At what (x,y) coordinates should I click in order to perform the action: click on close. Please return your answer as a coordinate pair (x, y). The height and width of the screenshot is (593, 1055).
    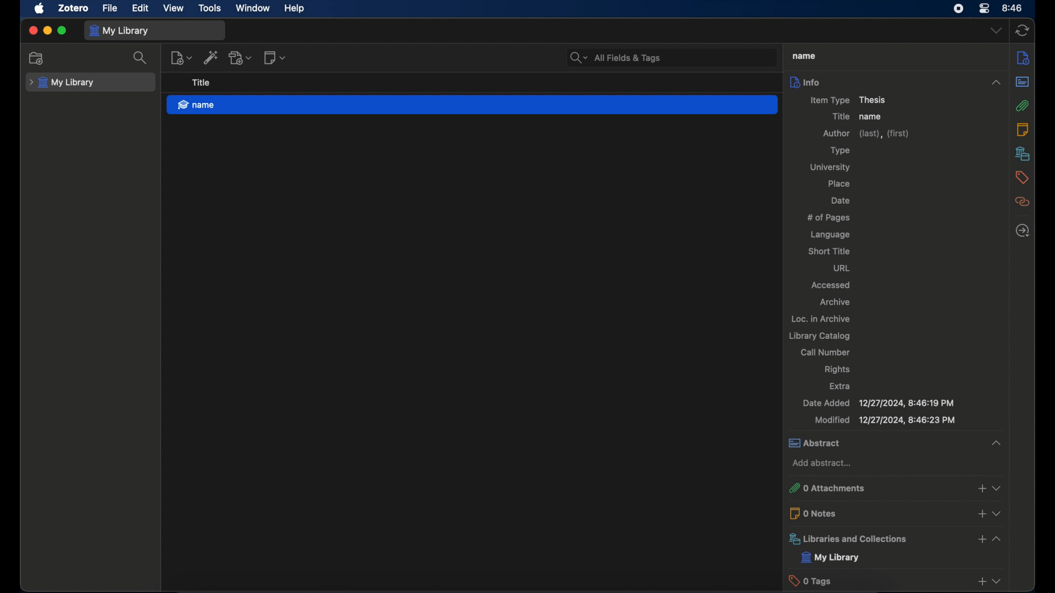
    Looking at the image, I should click on (33, 30).